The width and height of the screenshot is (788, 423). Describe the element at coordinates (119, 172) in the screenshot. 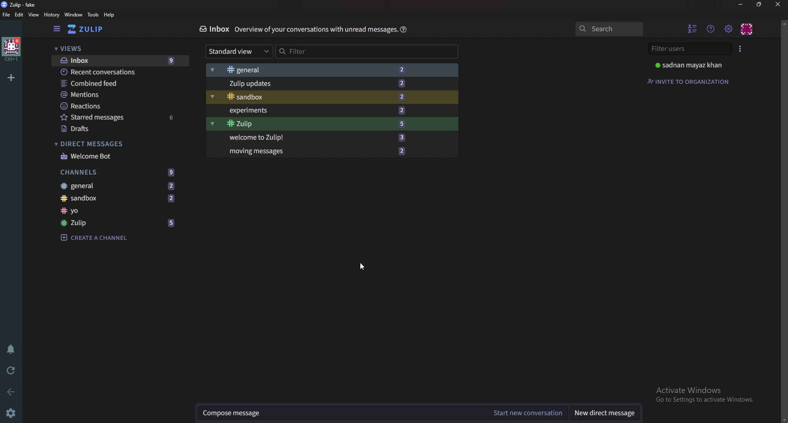

I see `Channels` at that location.